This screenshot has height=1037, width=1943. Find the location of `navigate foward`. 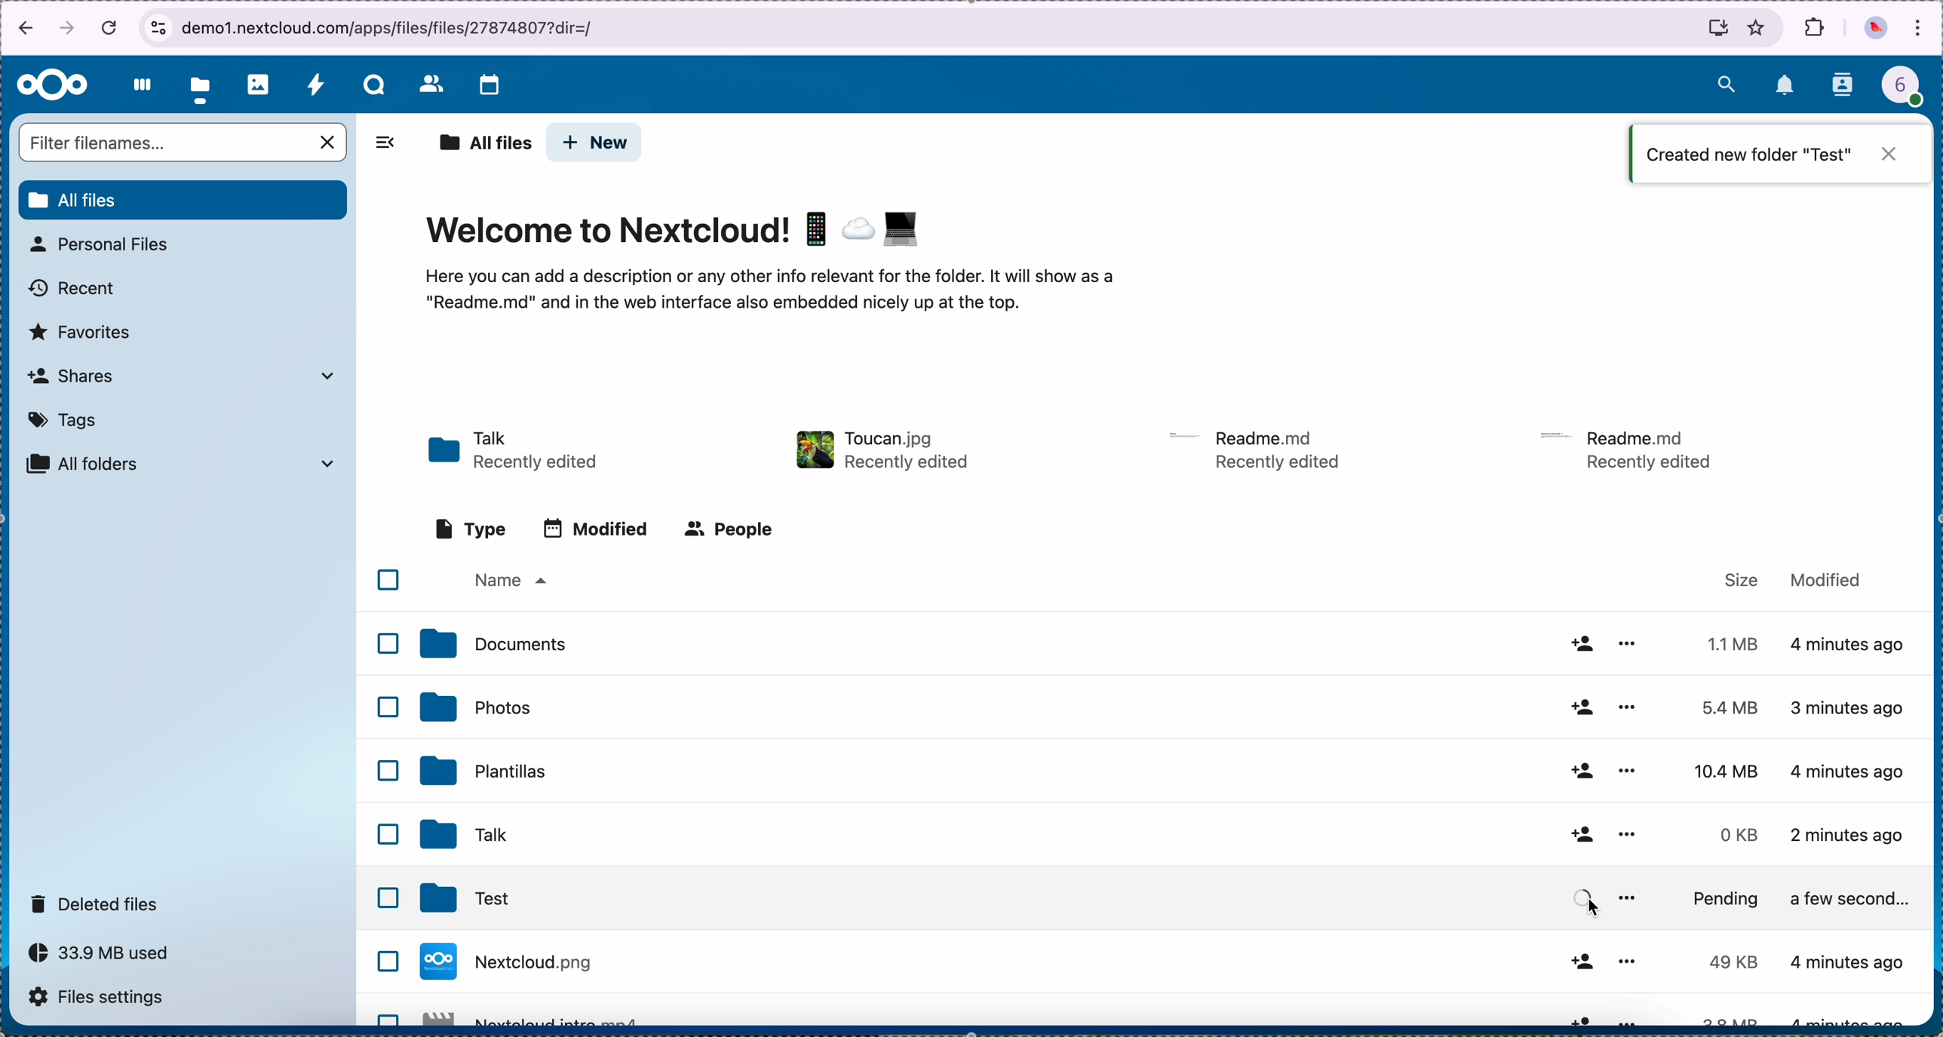

navigate foward is located at coordinates (68, 29).